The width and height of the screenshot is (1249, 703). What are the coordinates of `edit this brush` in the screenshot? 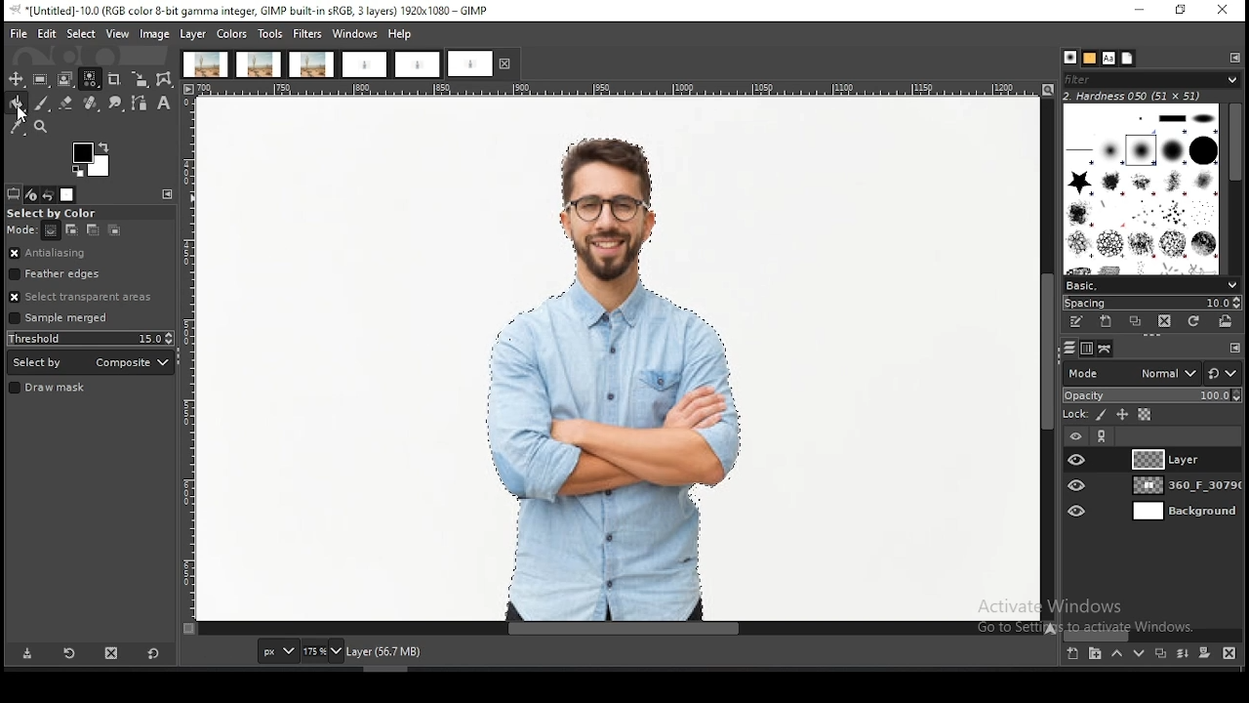 It's located at (1075, 322).